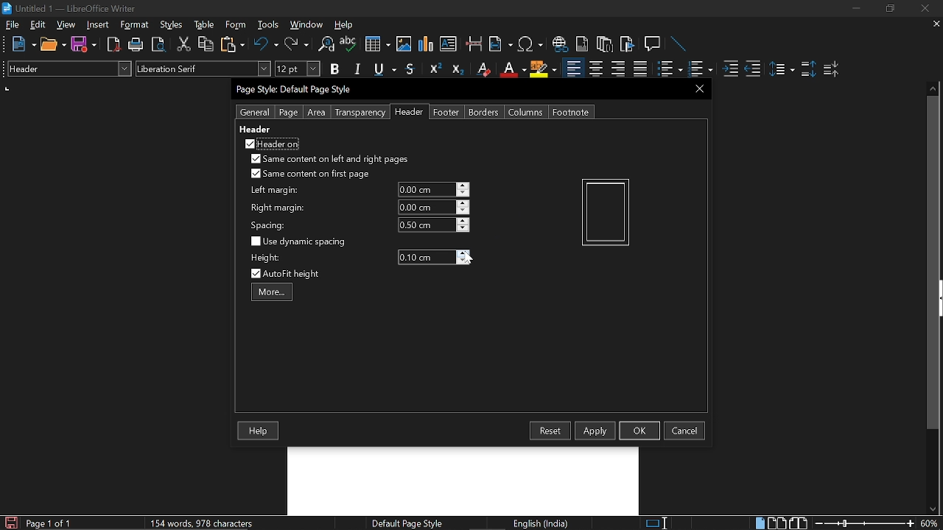 This screenshot has height=530, width=943. I want to click on current page Current page, so click(48, 523).